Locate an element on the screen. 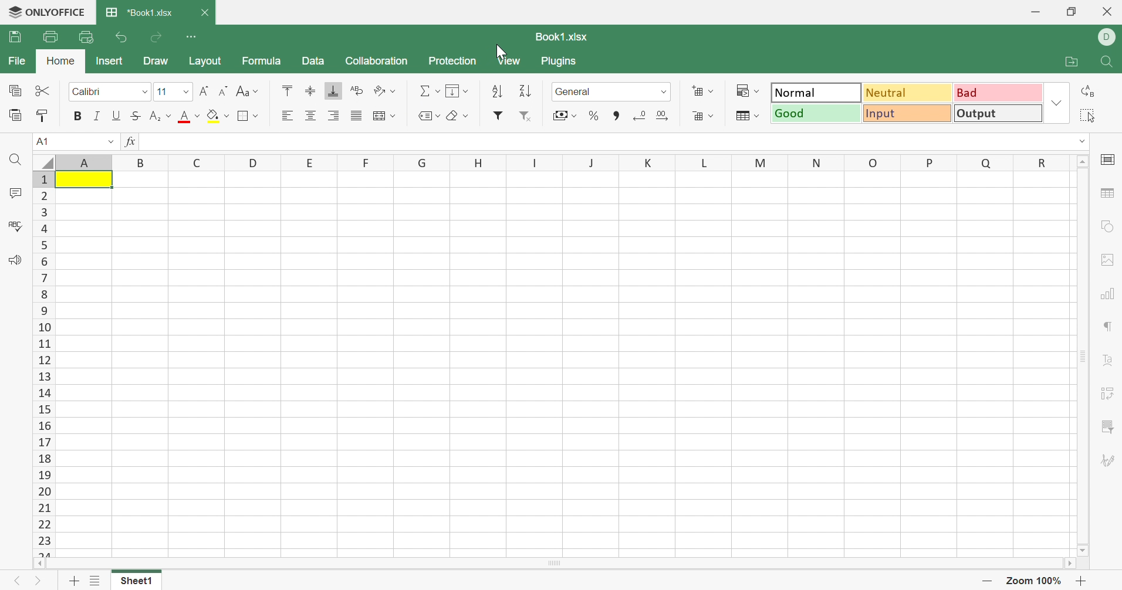 The height and width of the screenshot is (590, 1122). Conditional formatting is located at coordinates (746, 90).